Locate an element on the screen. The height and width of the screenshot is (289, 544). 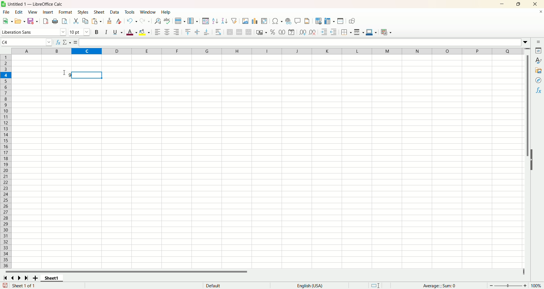
horizontal scroll bar is located at coordinates (261, 272).